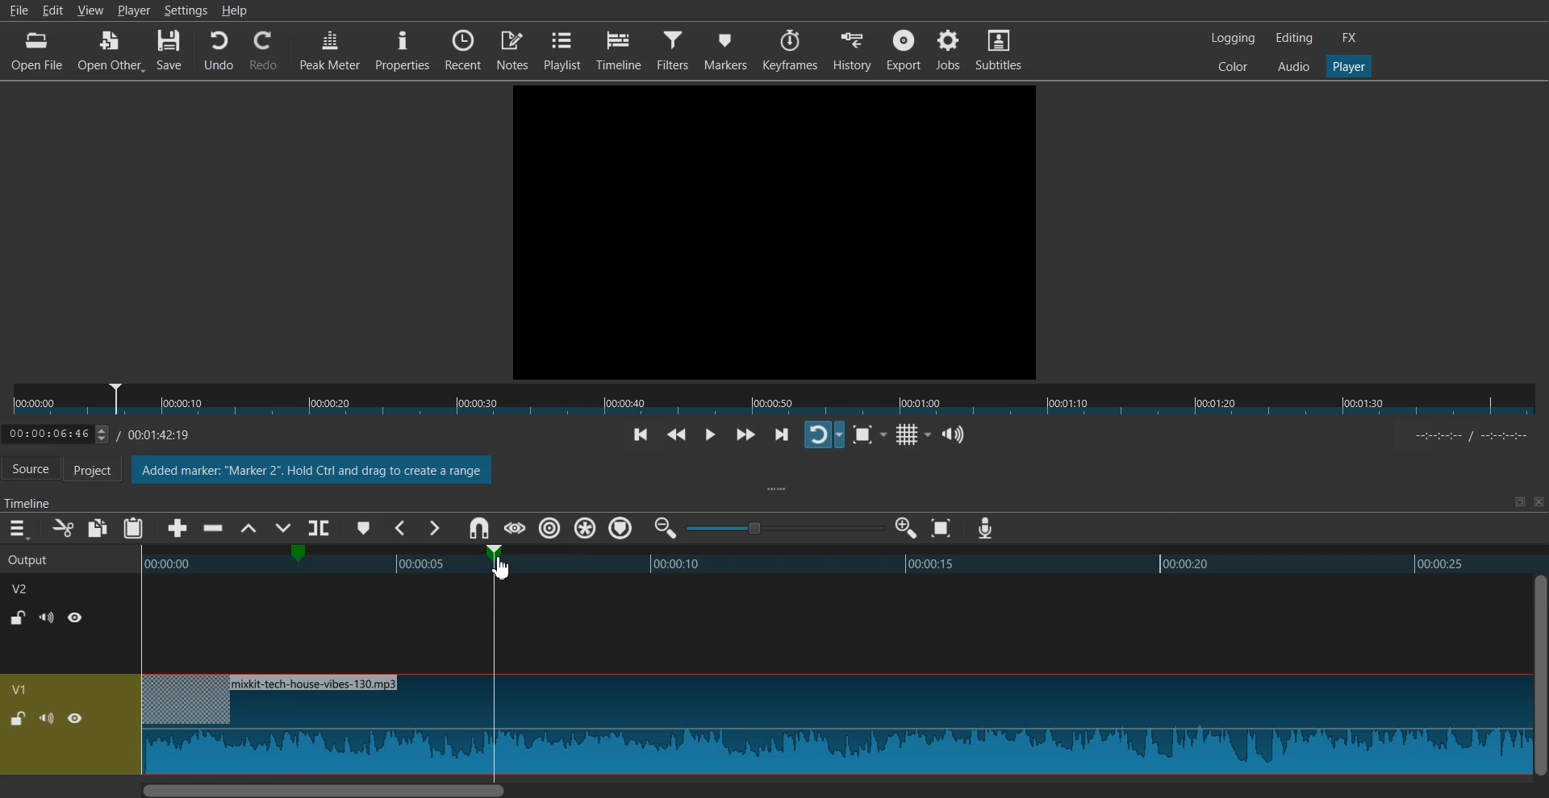 The image size is (1549, 798). What do you see at coordinates (248, 529) in the screenshot?
I see `Lift` at bounding box center [248, 529].